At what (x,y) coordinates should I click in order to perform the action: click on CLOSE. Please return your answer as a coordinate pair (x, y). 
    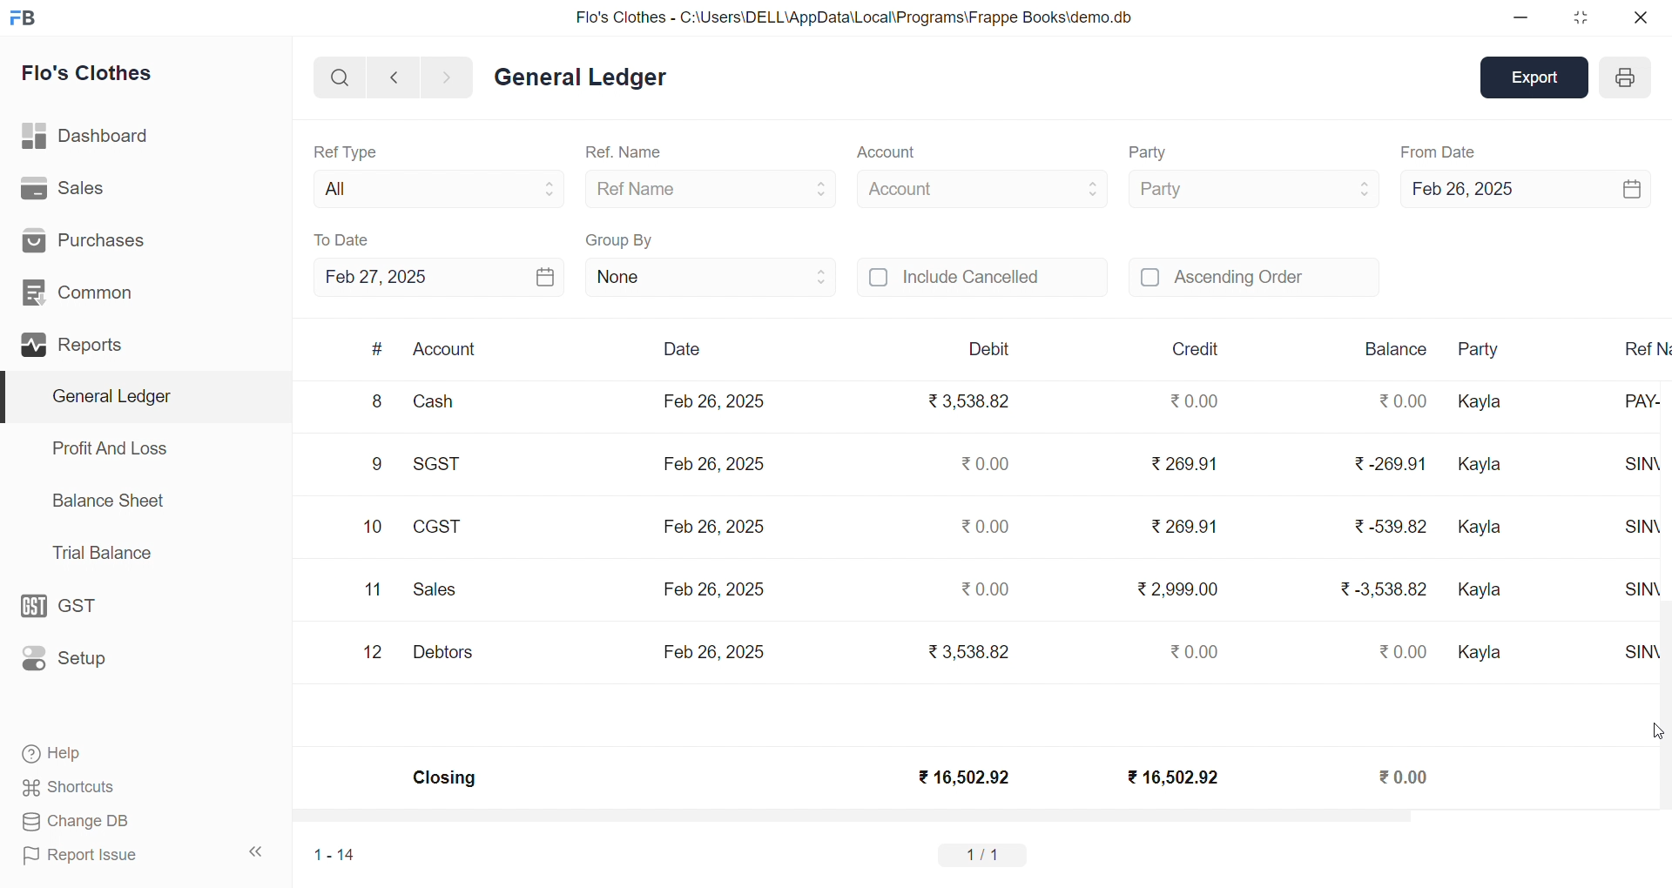
    Looking at the image, I should click on (1639, 17).